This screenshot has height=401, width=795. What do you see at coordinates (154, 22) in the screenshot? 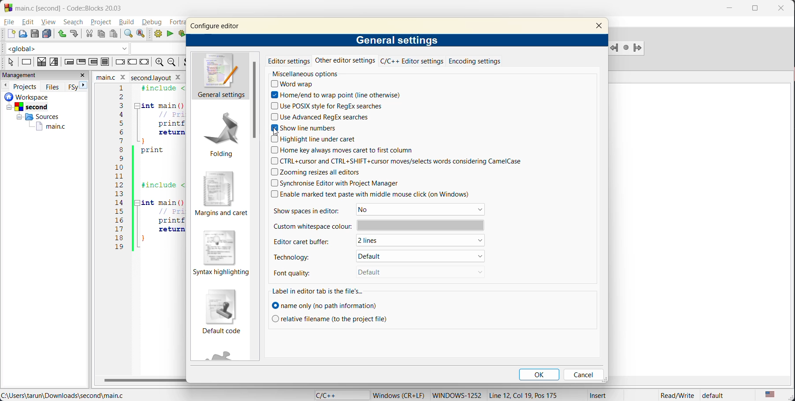
I see `debug` at bounding box center [154, 22].